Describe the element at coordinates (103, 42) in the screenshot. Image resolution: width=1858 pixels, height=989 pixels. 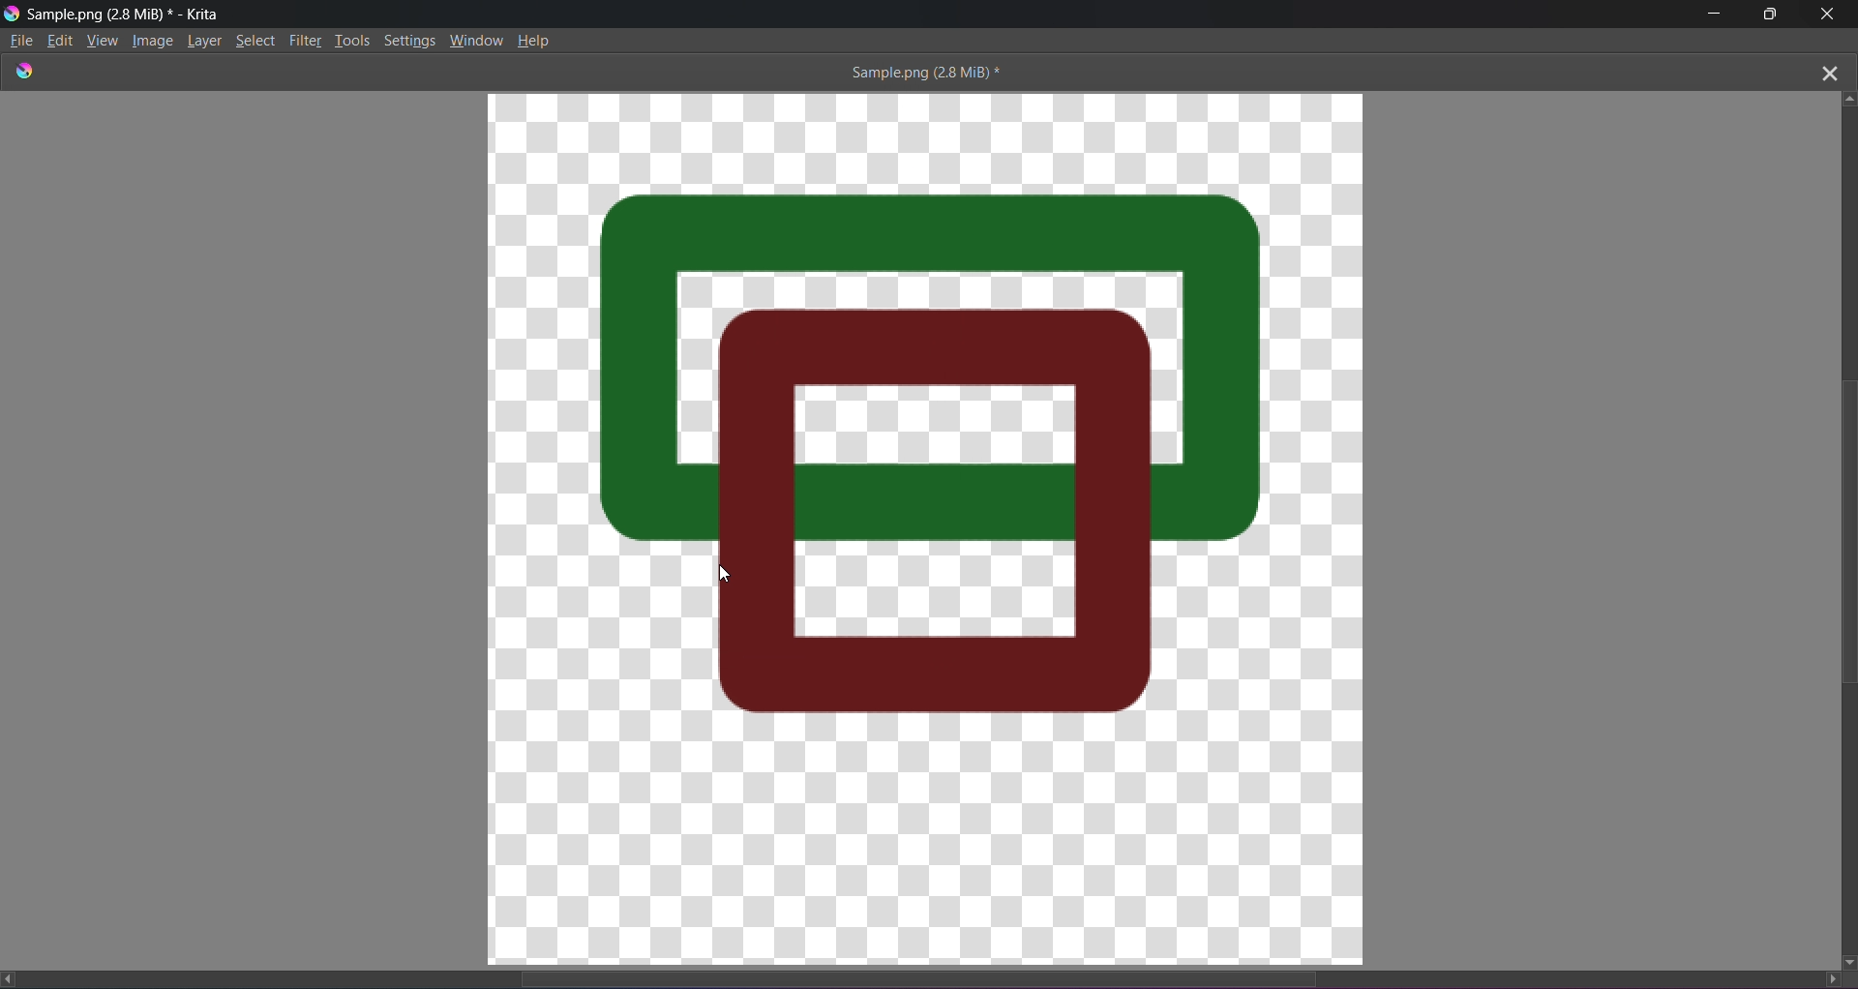
I see `View` at that location.